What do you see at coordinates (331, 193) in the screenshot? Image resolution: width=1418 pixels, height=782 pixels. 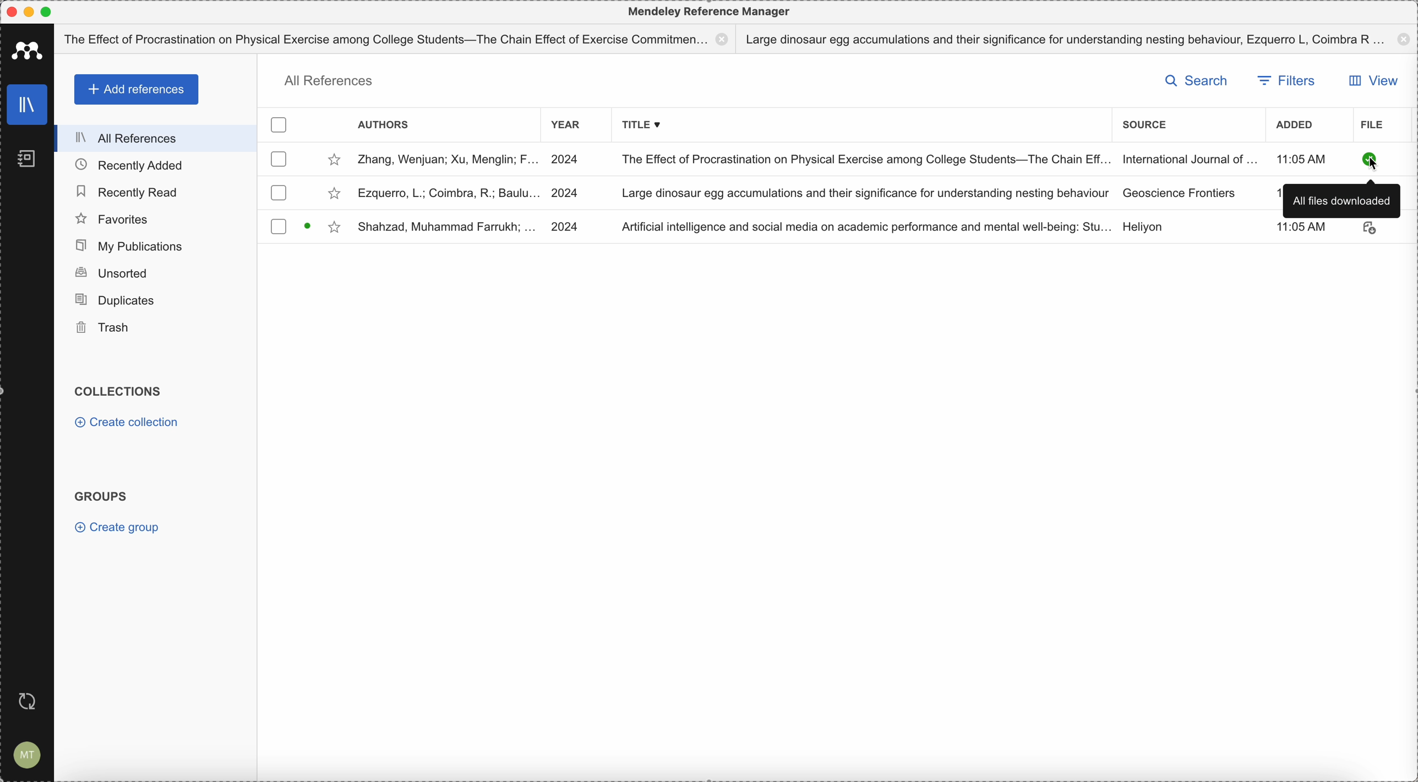 I see `favorite` at bounding box center [331, 193].